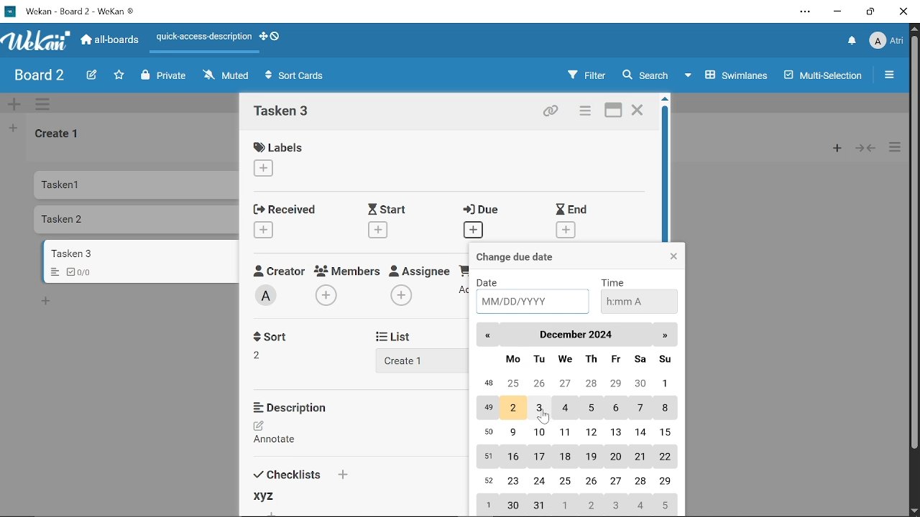 This screenshot has height=517, width=920. What do you see at coordinates (84, 272) in the screenshot?
I see `Checklist` at bounding box center [84, 272].